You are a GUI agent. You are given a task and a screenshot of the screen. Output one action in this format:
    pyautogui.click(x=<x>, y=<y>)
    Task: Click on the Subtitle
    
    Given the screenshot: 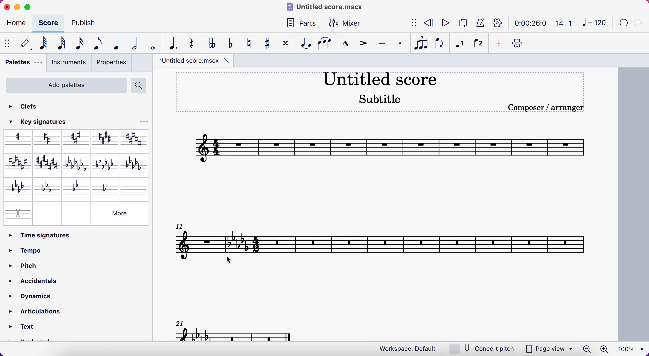 What is the action you would take?
    pyautogui.click(x=379, y=99)
    